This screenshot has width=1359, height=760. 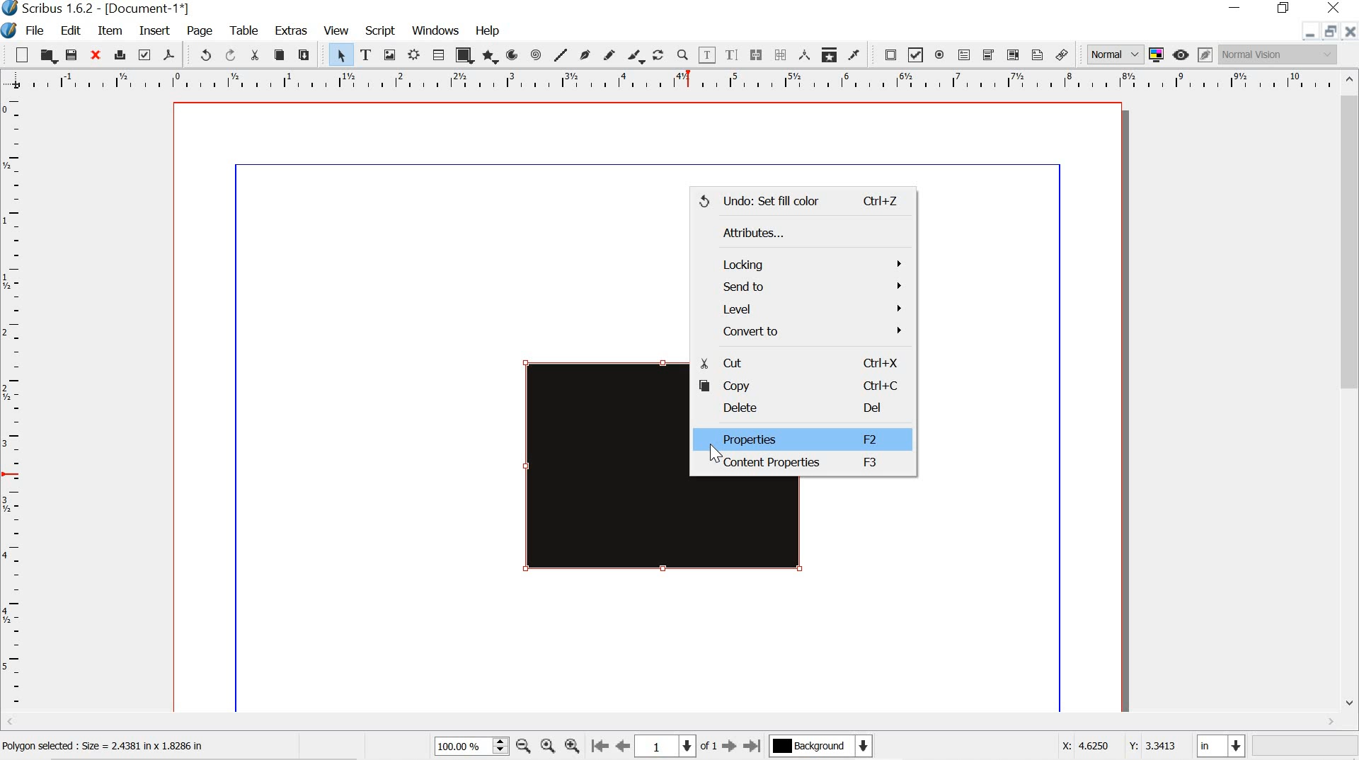 I want to click on edit, so click(x=65, y=30).